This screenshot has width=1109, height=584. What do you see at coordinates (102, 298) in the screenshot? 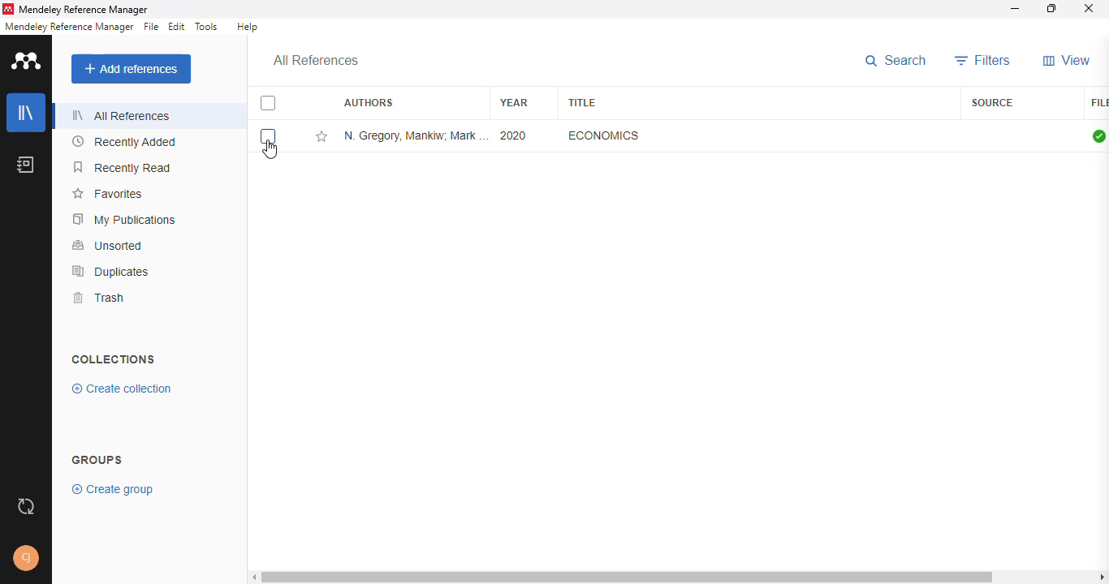
I see `trash` at bounding box center [102, 298].